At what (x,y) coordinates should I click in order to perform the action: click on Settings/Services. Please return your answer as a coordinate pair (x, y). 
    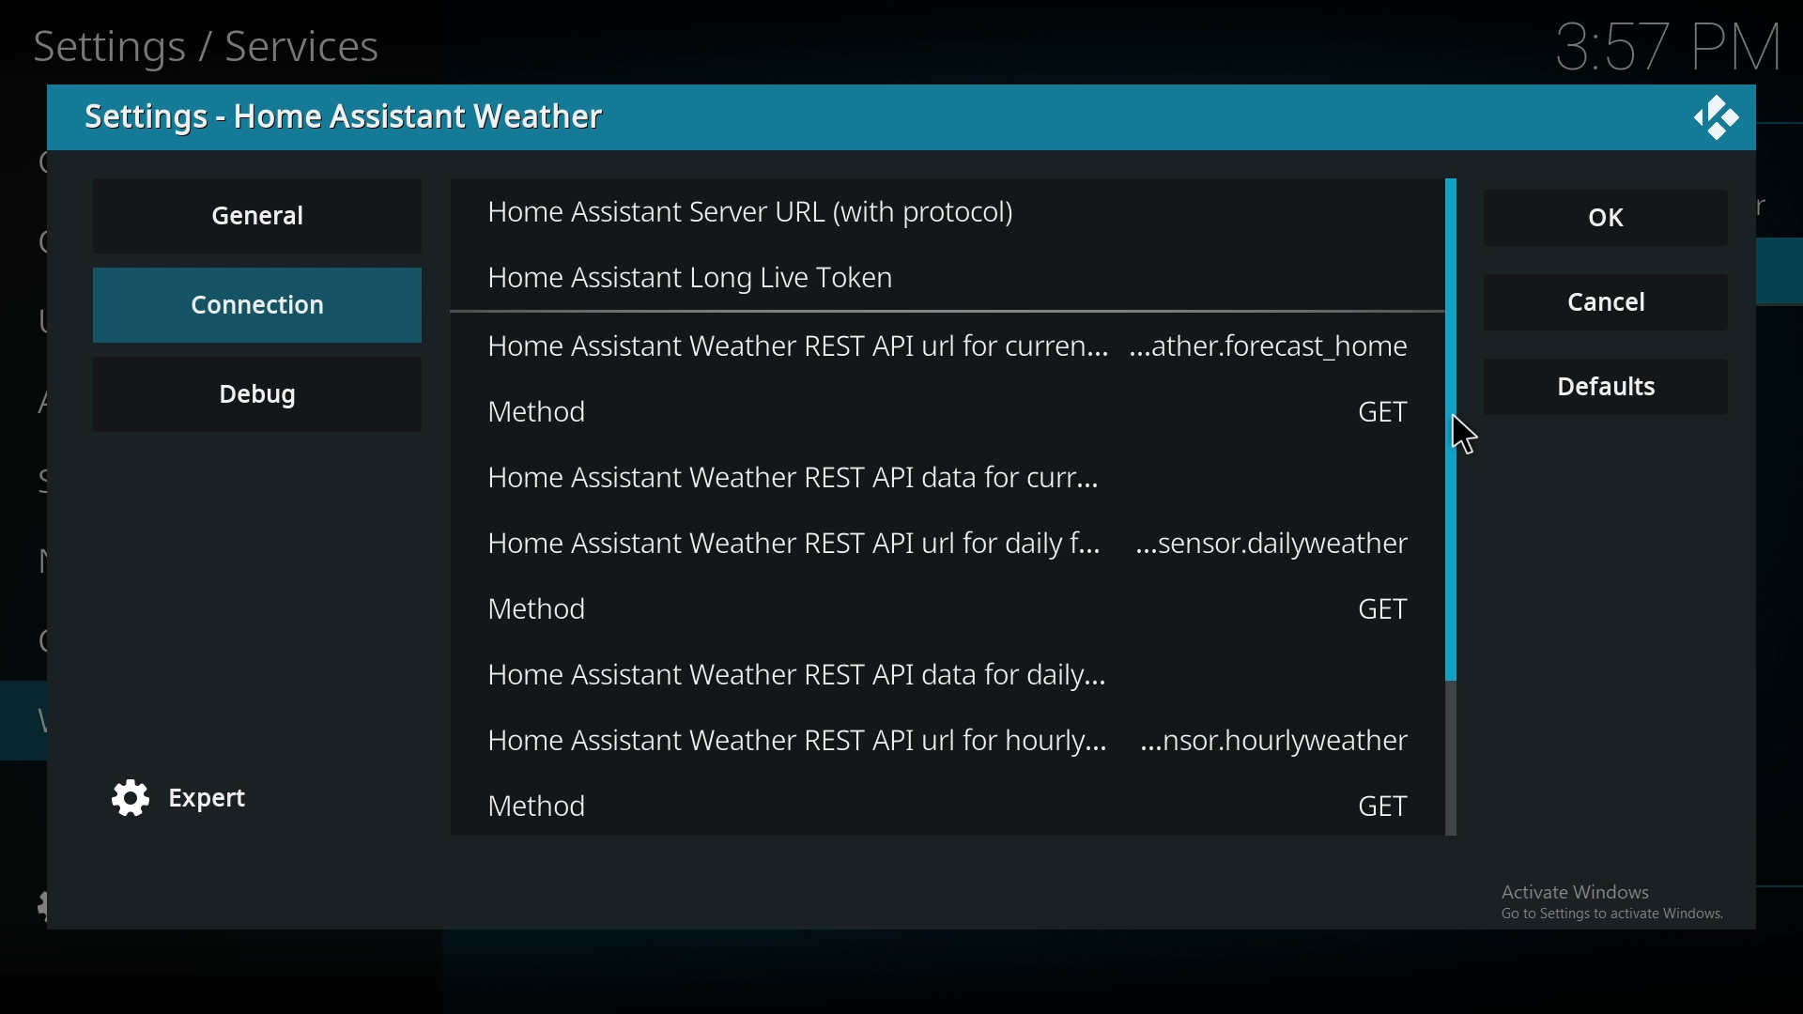
    Looking at the image, I should click on (212, 43).